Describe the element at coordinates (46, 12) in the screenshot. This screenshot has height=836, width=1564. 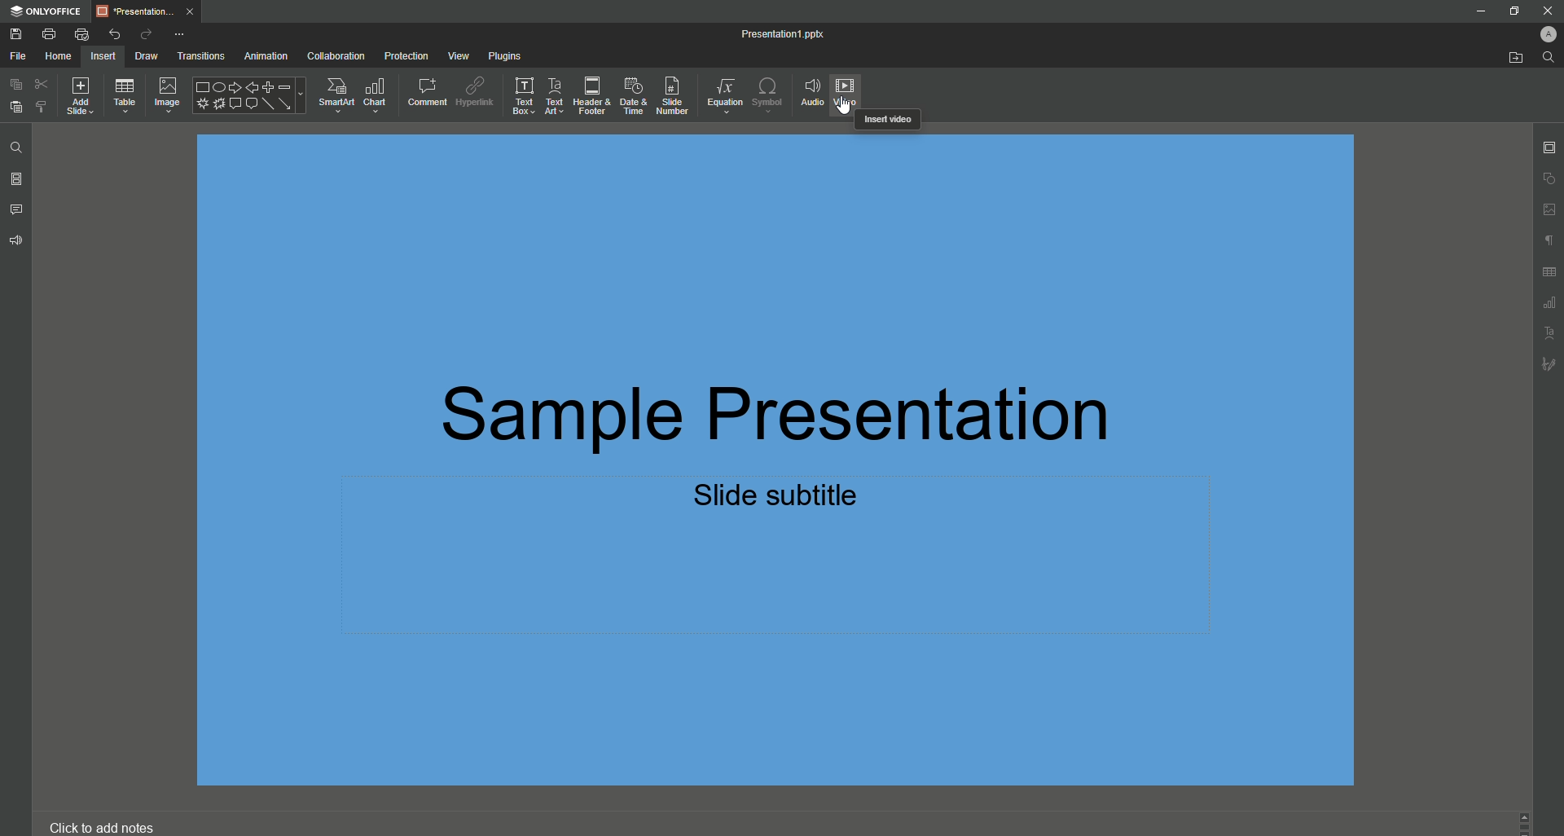
I see `ONLYOFFICE` at that location.